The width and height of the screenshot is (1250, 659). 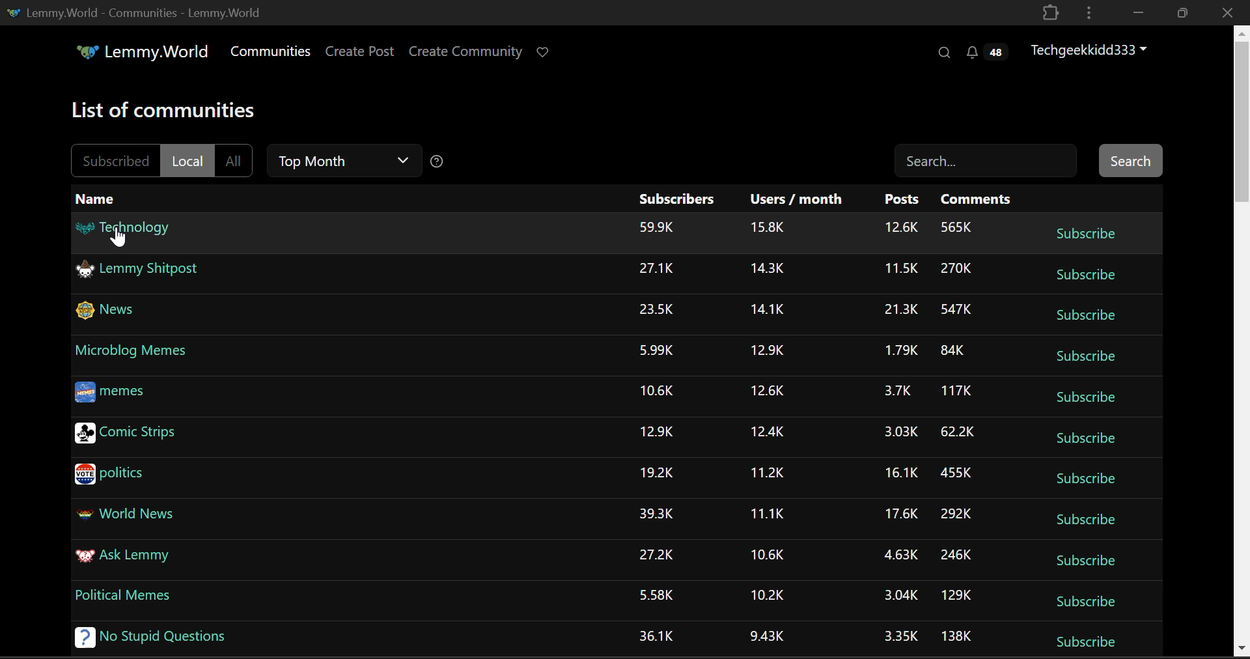 What do you see at coordinates (771, 432) in the screenshot?
I see `Amount` at bounding box center [771, 432].